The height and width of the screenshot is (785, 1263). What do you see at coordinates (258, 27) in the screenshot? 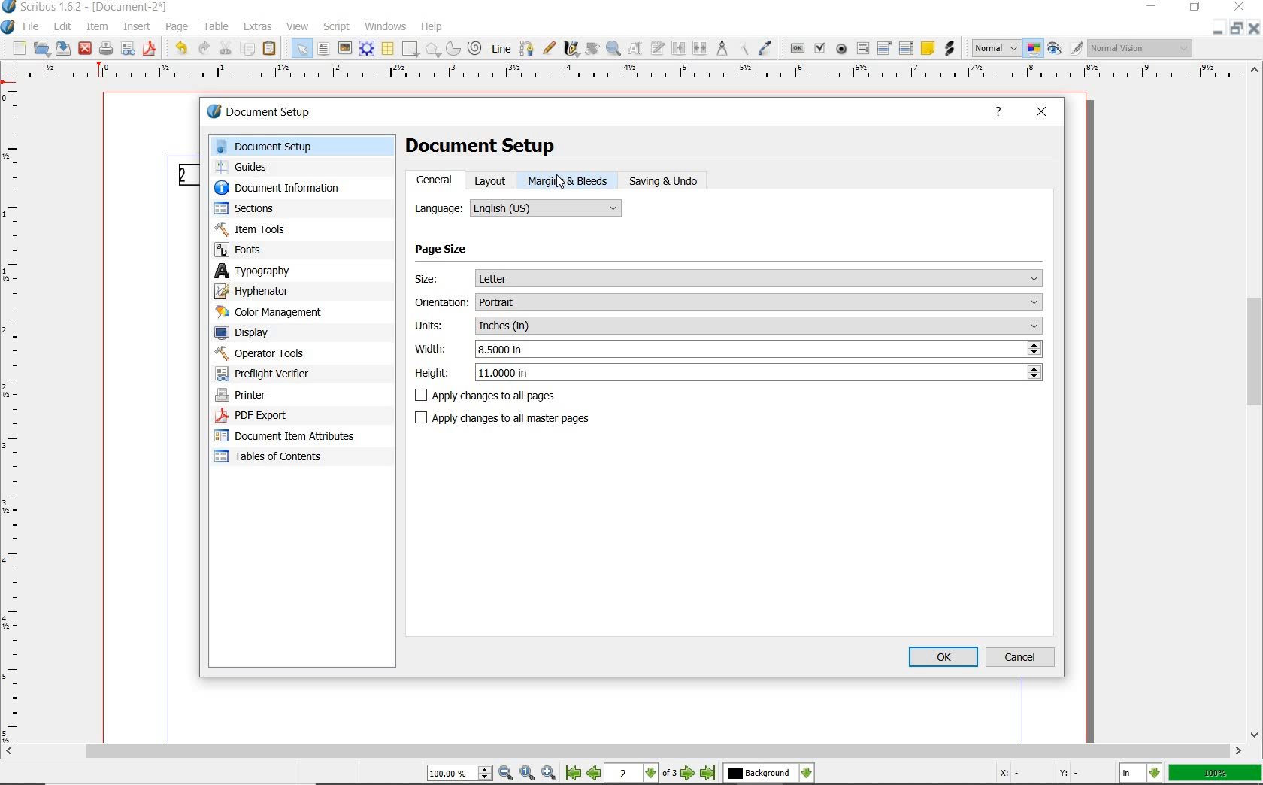
I see `extras` at bounding box center [258, 27].